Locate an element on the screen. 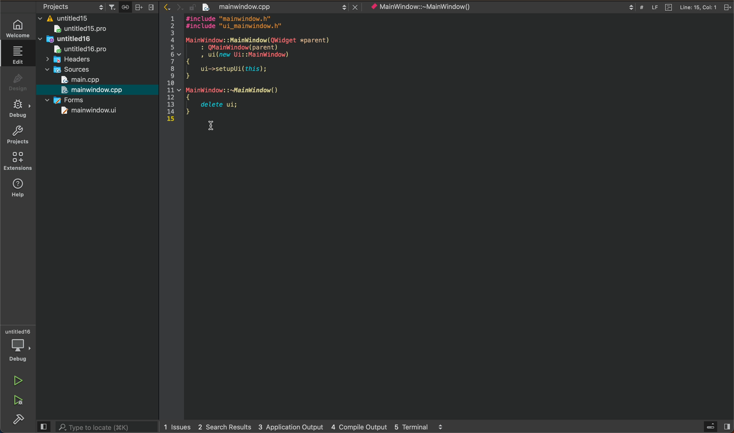  mainwindow.cpp is located at coordinates (93, 91).